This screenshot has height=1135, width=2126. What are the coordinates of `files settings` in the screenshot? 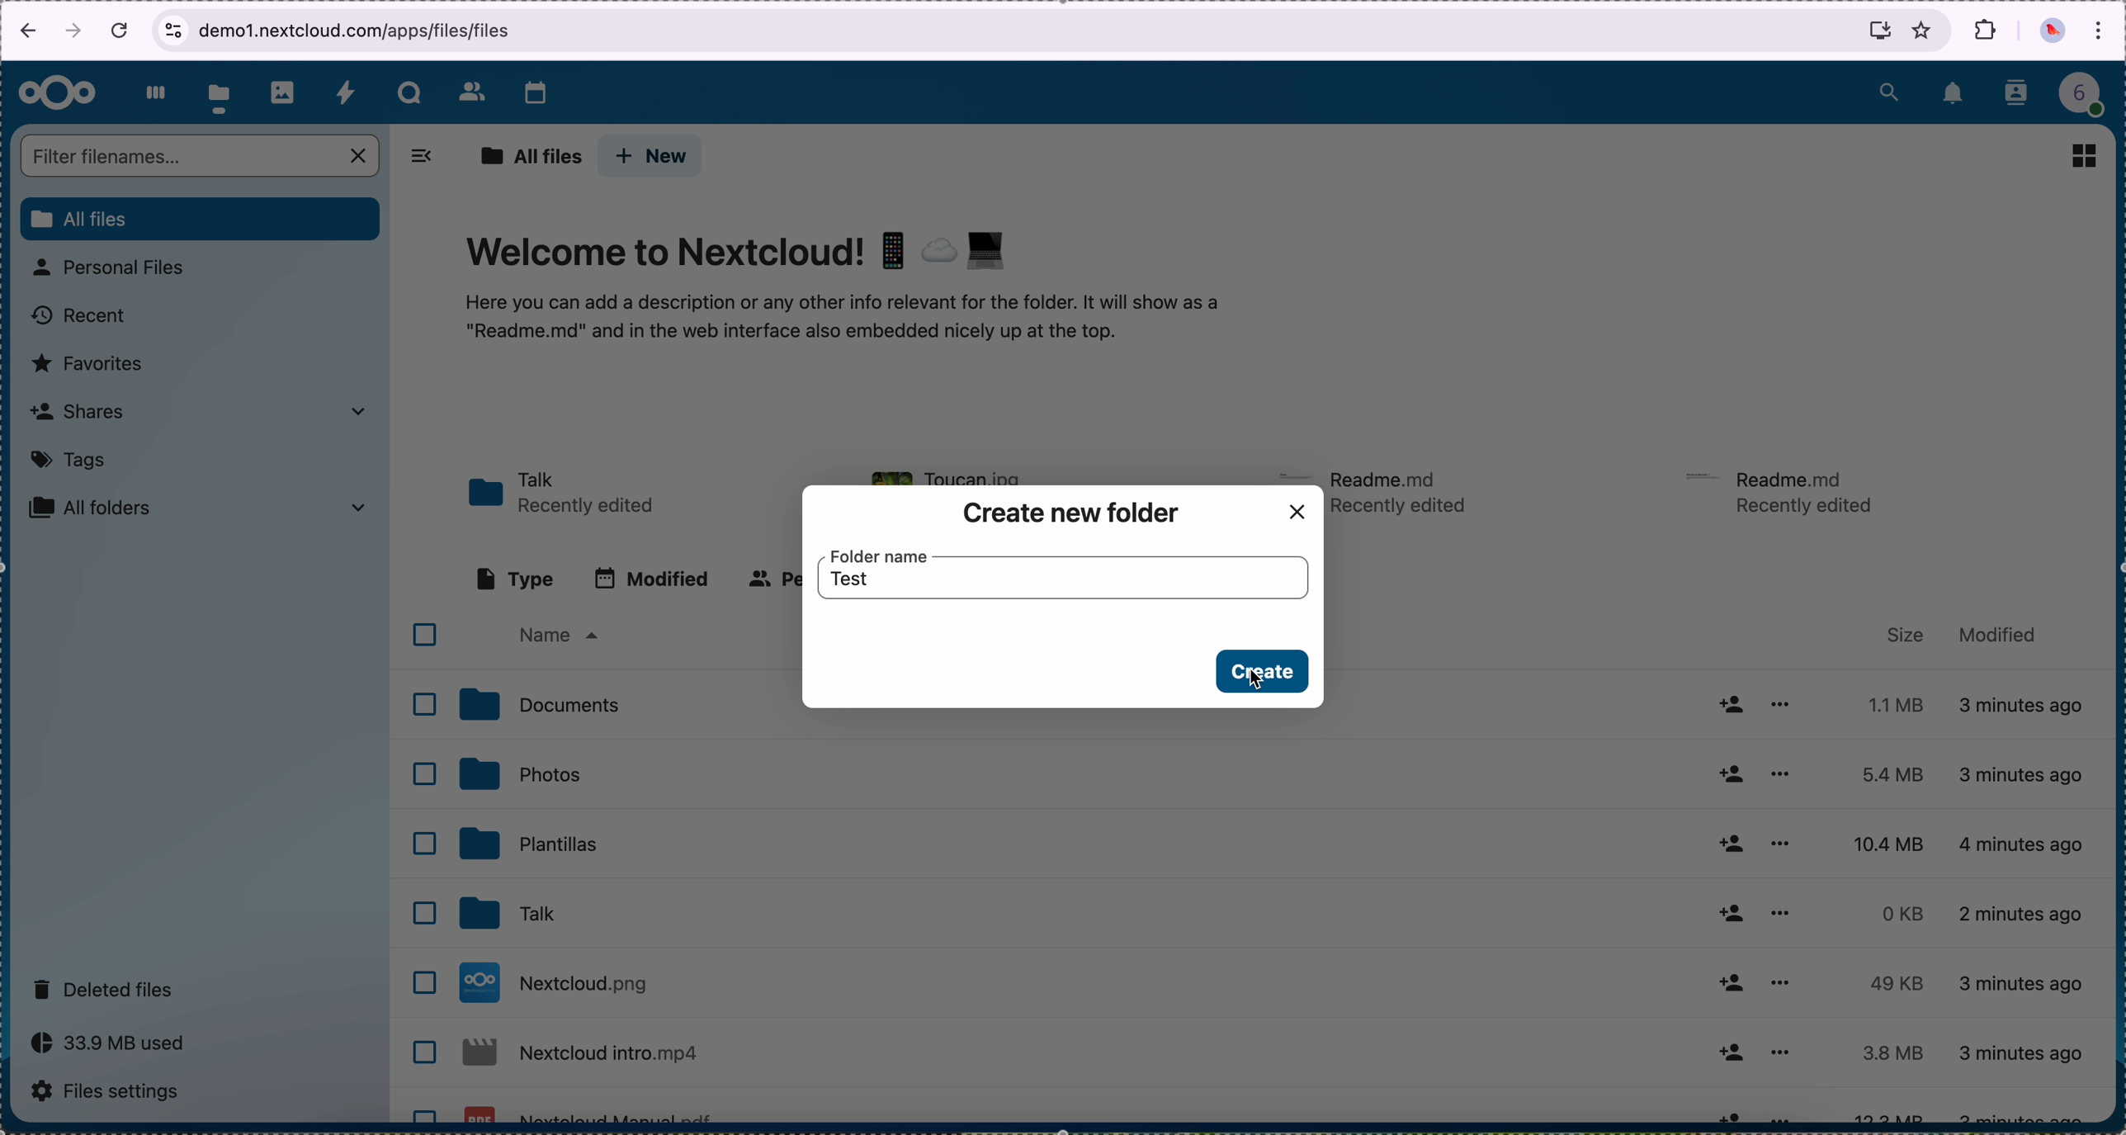 It's located at (114, 1094).